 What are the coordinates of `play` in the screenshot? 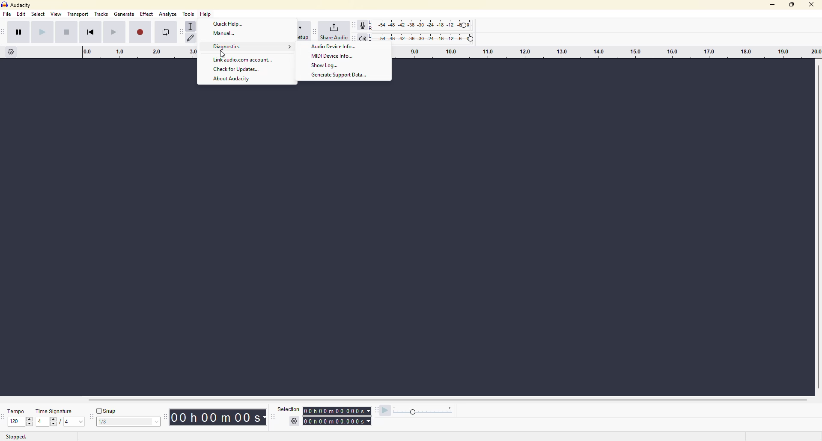 It's located at (44, 34).